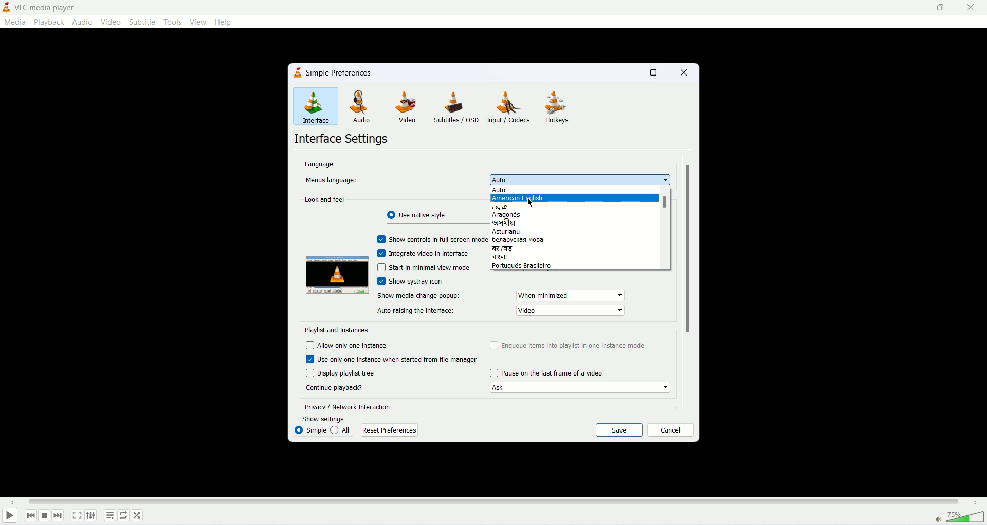  Describe the element at coordinates (138, 516) in the screenshot. I see `random` at that location.